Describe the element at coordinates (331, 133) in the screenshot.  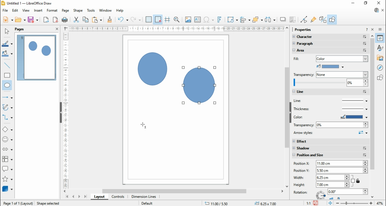
I see `arrow styles` at that location.